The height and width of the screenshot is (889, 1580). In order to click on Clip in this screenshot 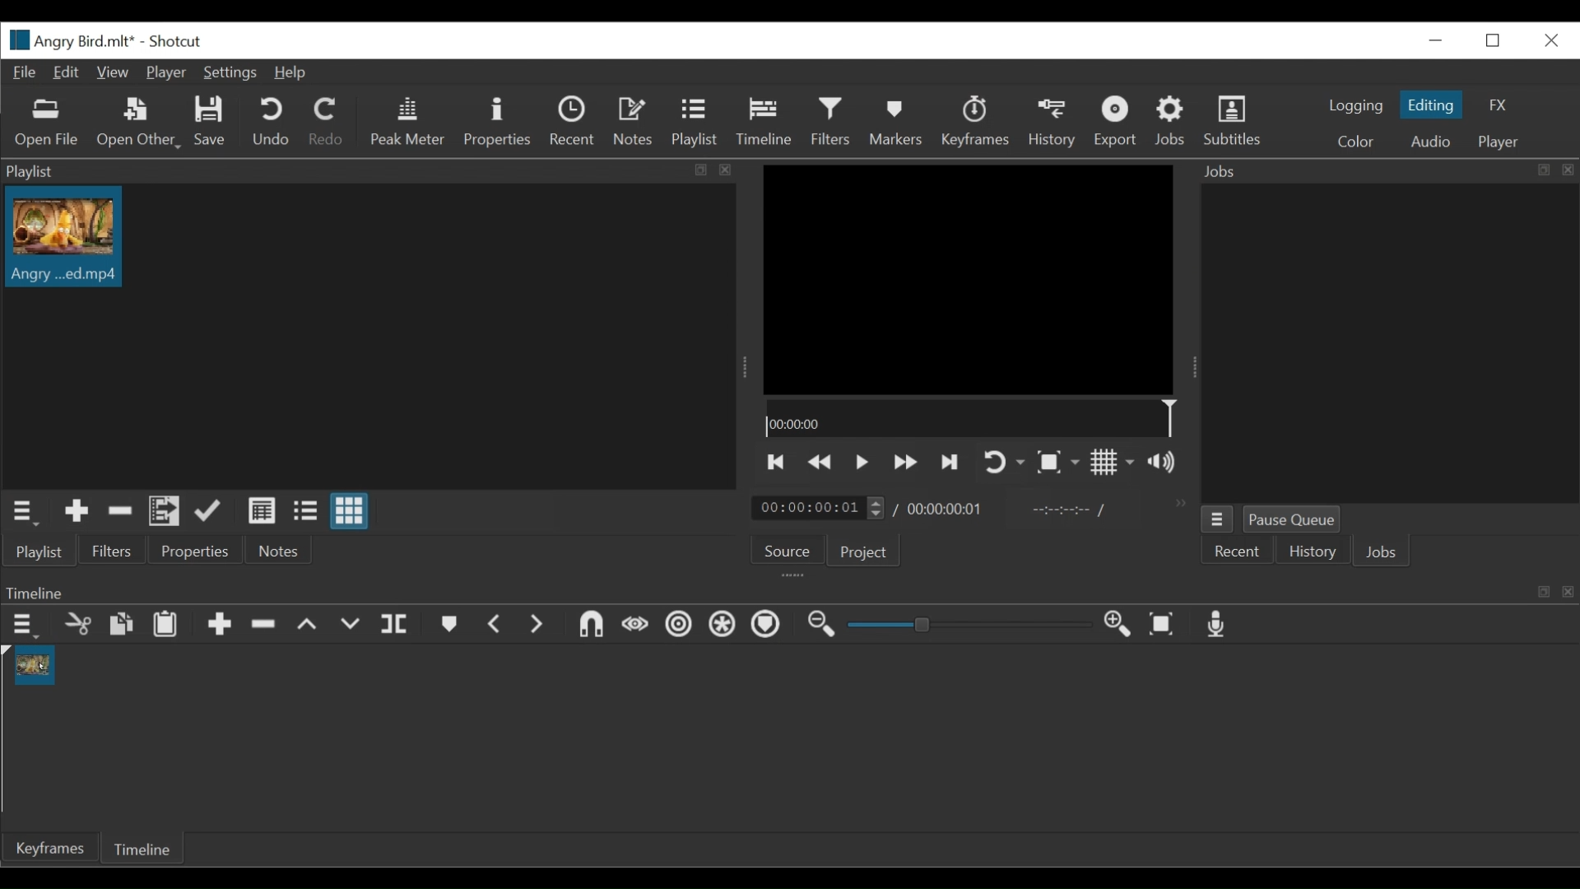, I will do `click(35, 663)`.